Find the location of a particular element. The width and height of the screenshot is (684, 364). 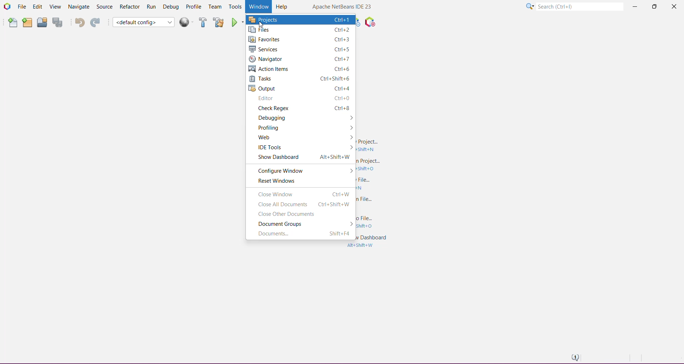

Configure Window is located at coordinates (284, 170).